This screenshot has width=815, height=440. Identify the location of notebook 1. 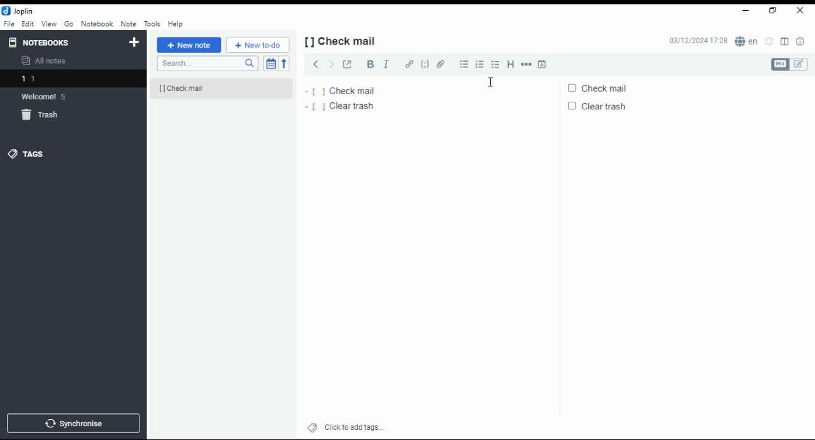
(53, 78).